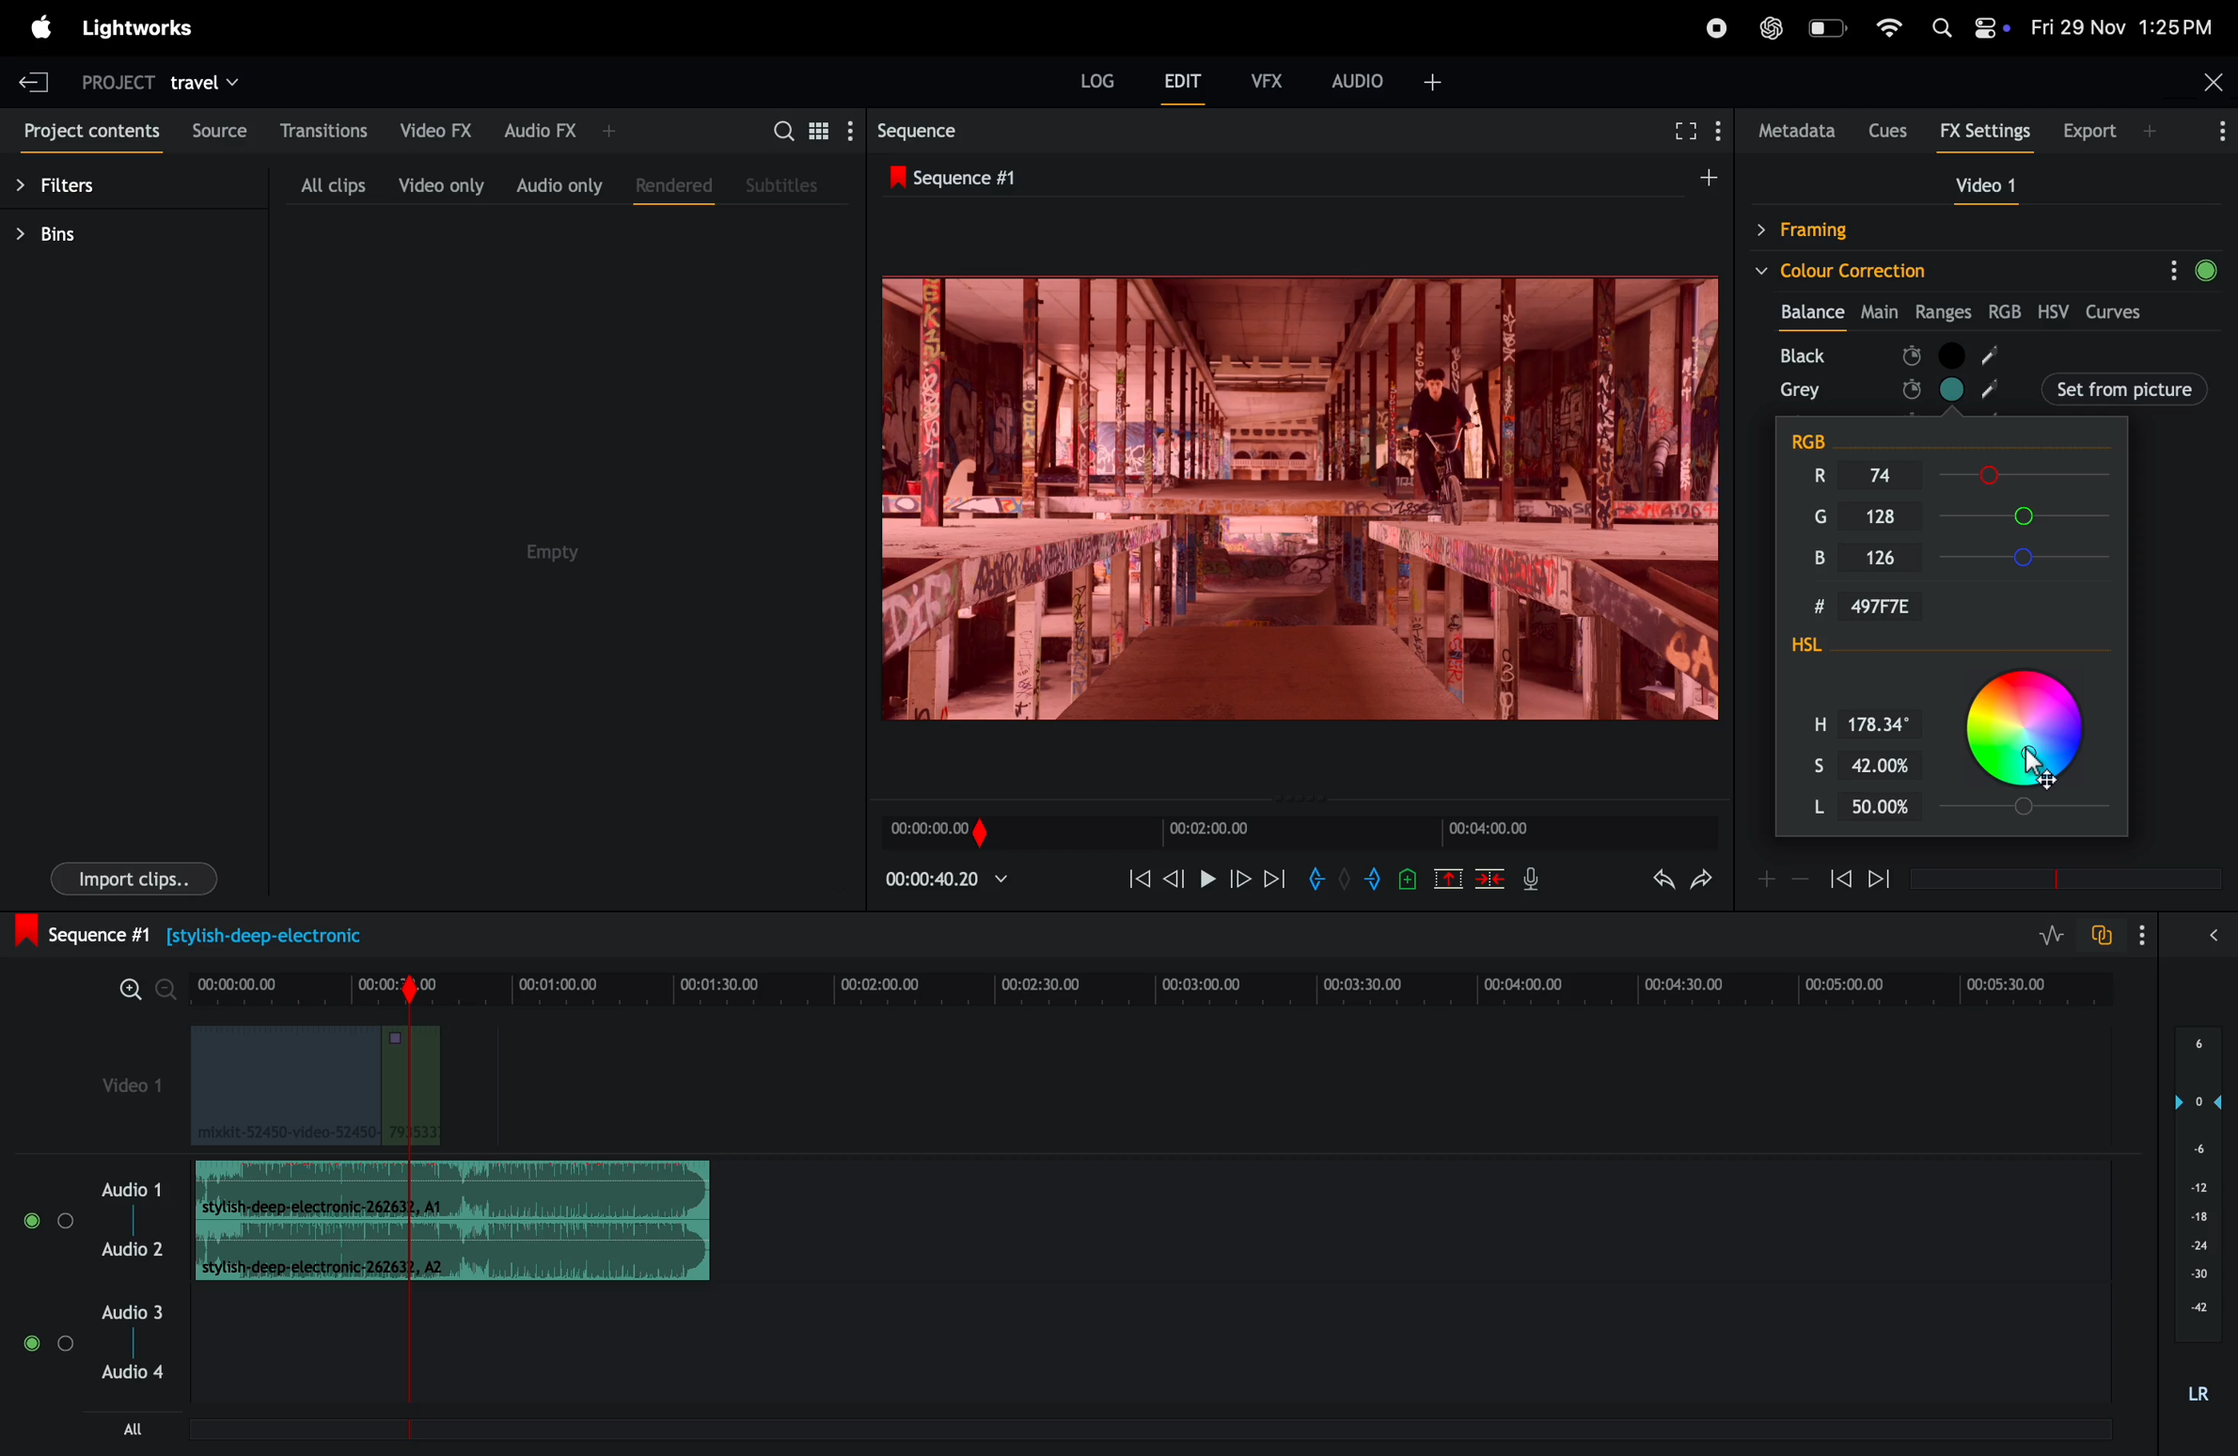 This screenshot has width=2238, height=1456. What do you see at coordinates (2053, 387) in the screenshot?
I see `set from picture` at bounding box center [2053, 387].